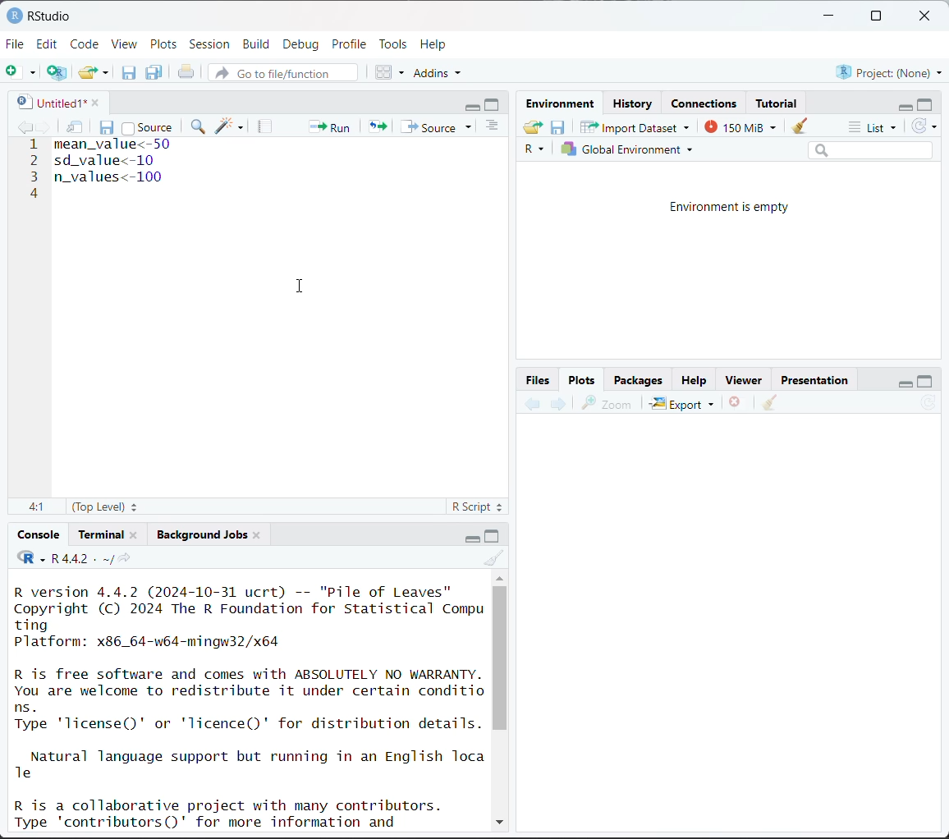 The width and height of the screenshot is (949, 839). I want to click on print the current file, so click(187, 72).